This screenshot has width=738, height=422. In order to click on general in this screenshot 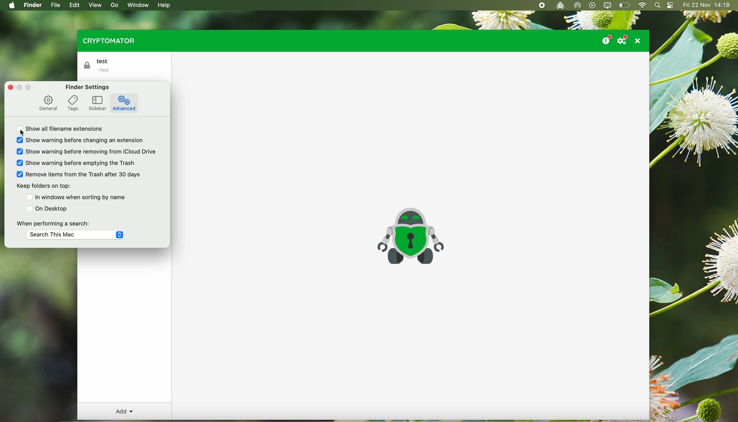, I will do `click(48, 103)`.